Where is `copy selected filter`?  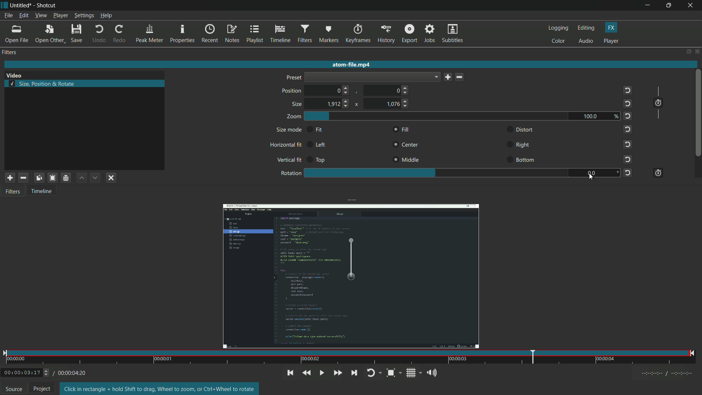 copy selected filter is located at coordinates (40, 178).